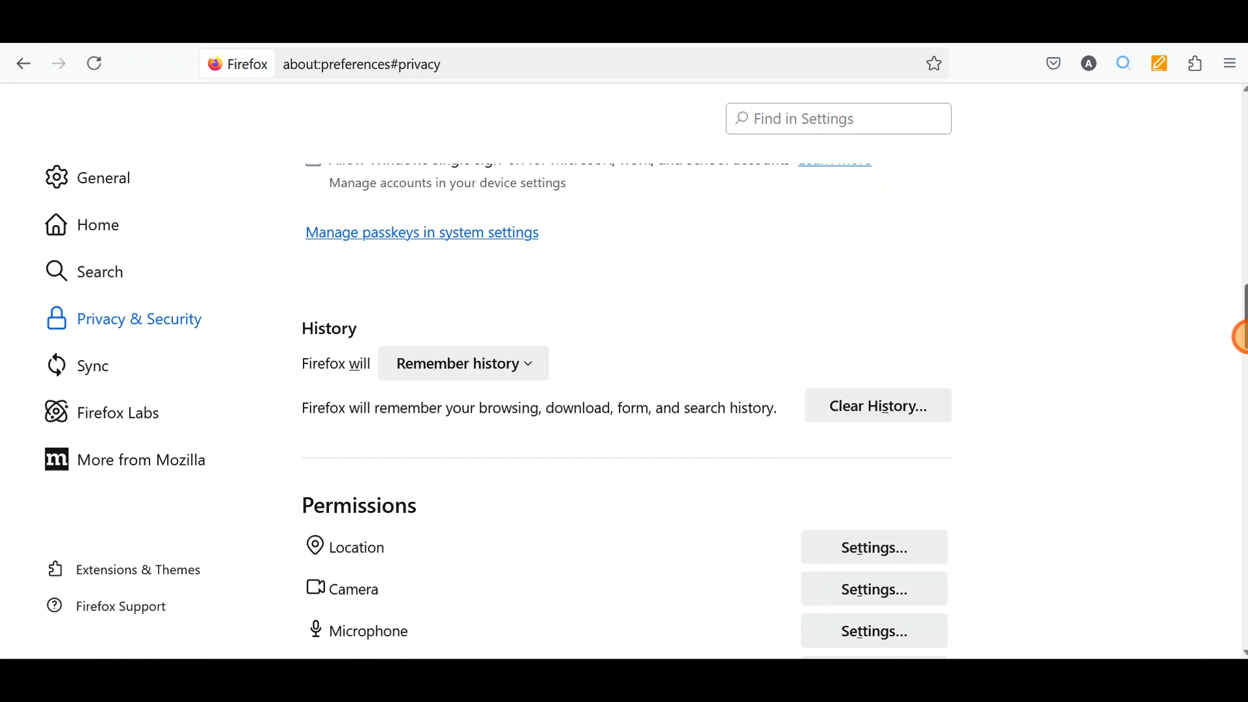  I want to click on Firefox will remember your browsing, download, form and search history, so click(521, 408).